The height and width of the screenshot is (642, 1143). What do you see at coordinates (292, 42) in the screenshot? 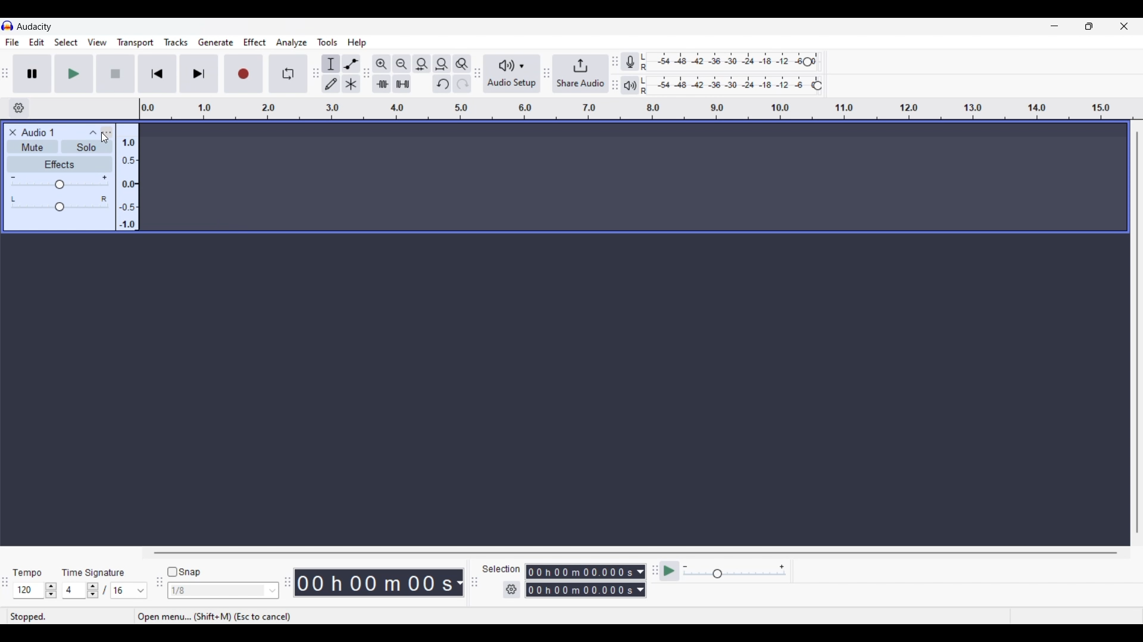
I see `Analyze menu` at bounding box center [292, 42].